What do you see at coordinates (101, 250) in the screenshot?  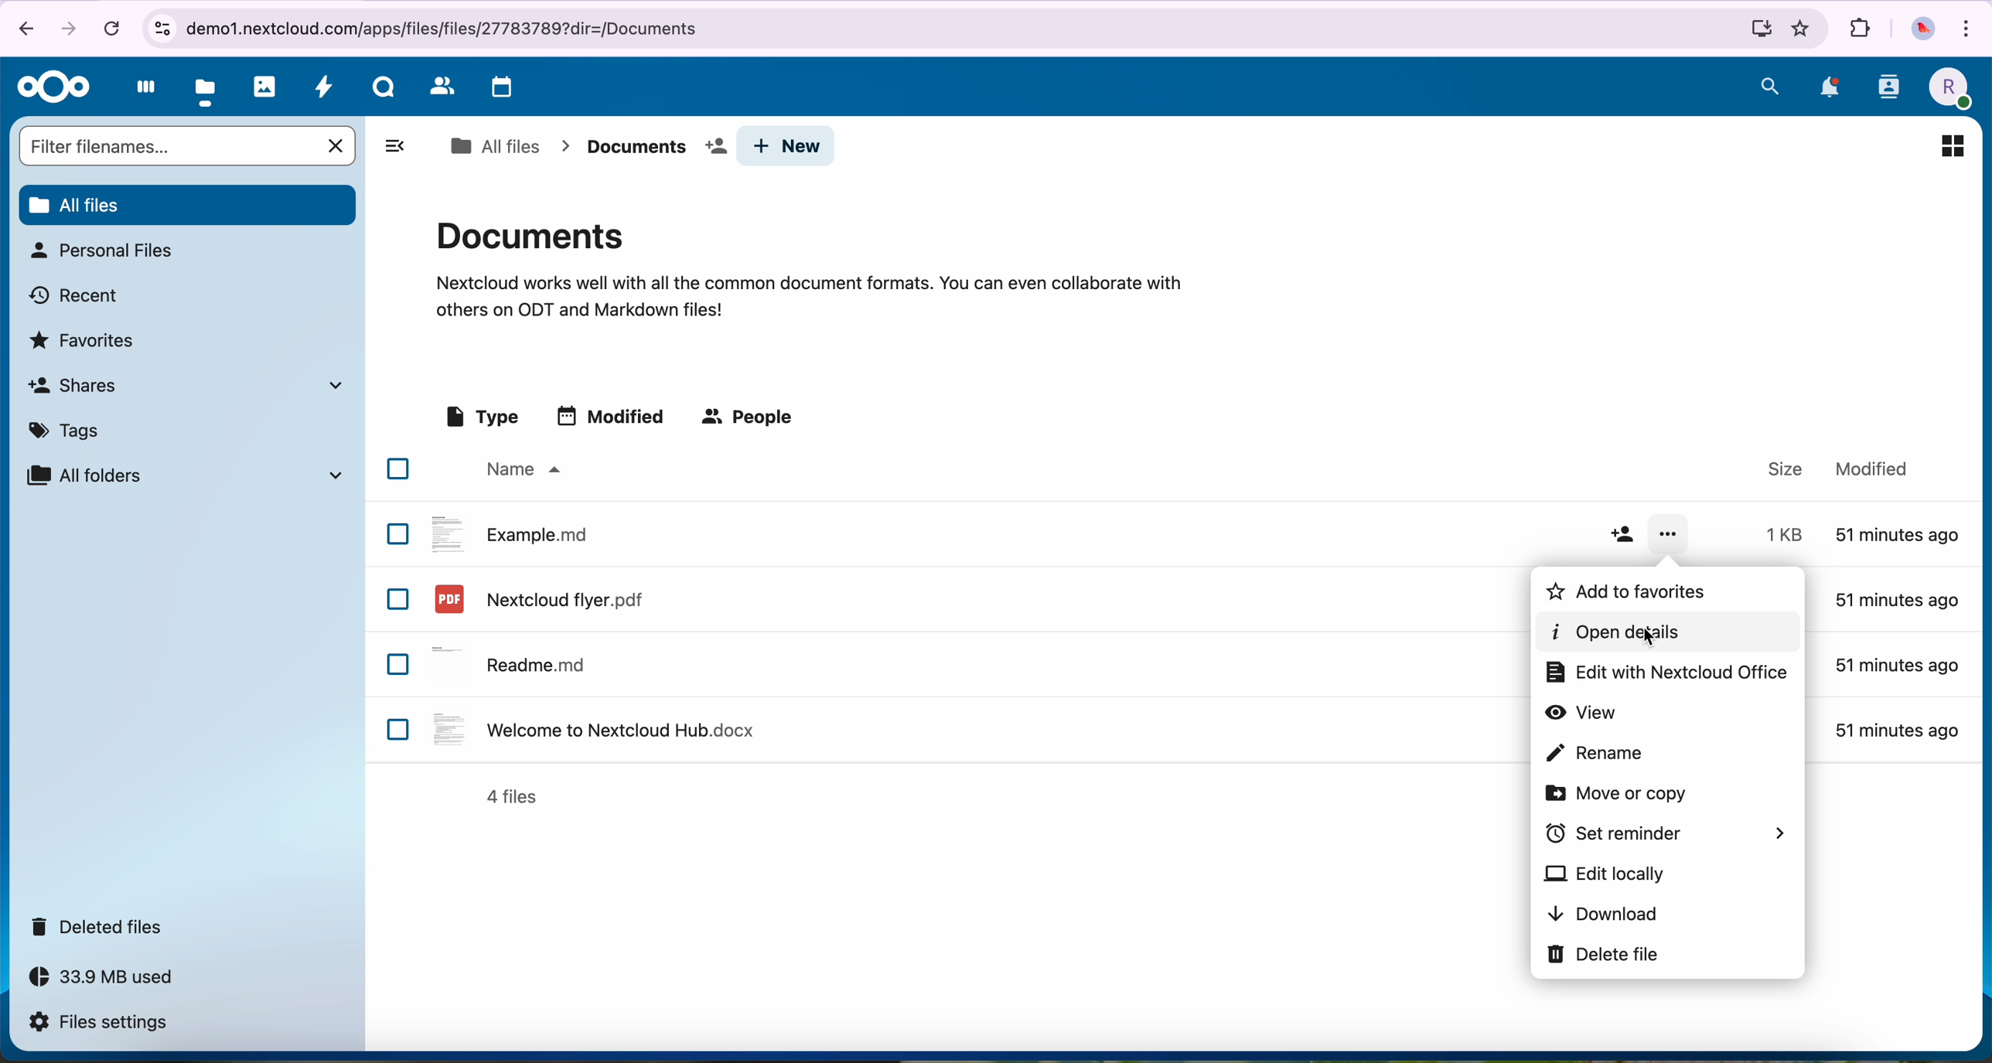 I see `personal files` at bounding box center [101, 250].